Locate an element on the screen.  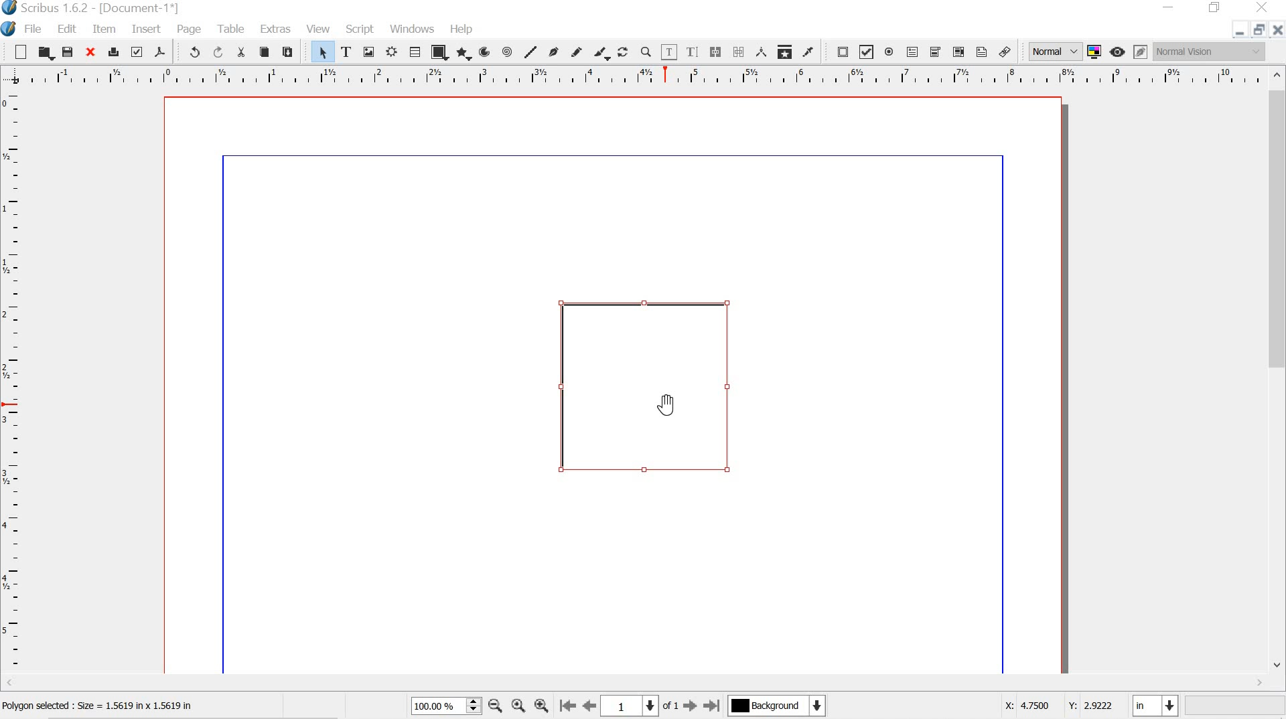
preflight verifier is located at coordinates (138, 54).